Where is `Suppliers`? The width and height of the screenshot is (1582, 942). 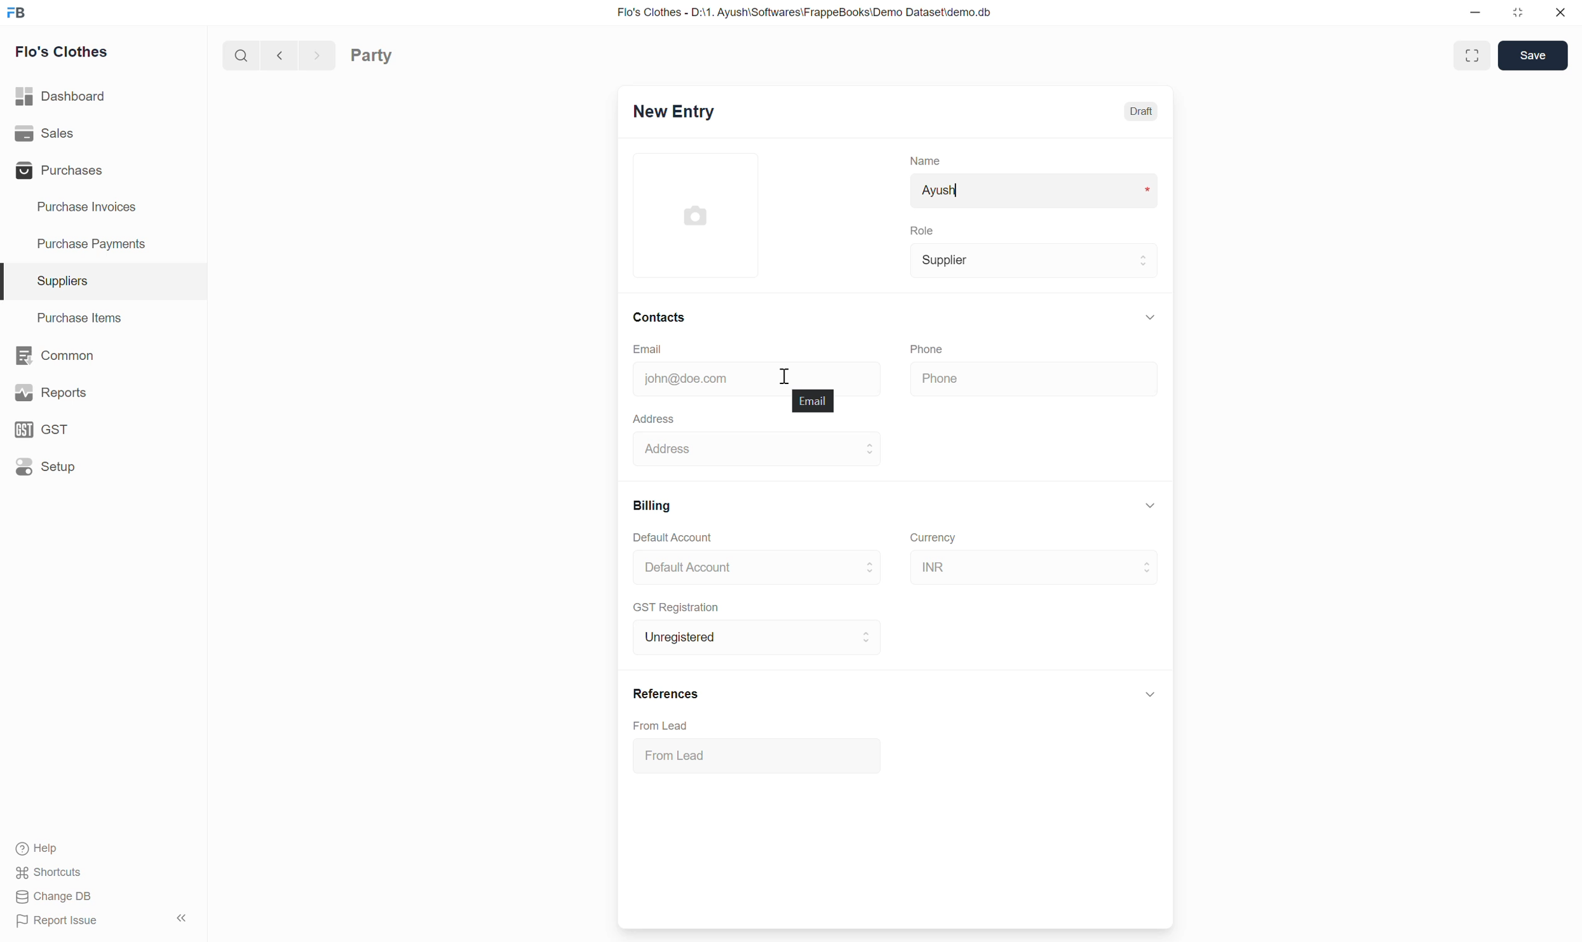
Suppliers is located at coordinates (104, 282).